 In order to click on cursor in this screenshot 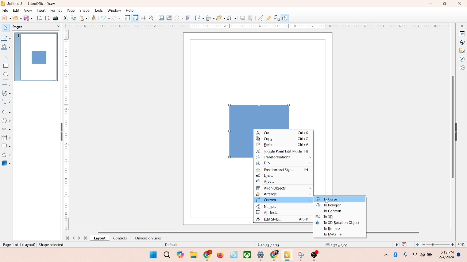, I will do `click(327, 201)`.